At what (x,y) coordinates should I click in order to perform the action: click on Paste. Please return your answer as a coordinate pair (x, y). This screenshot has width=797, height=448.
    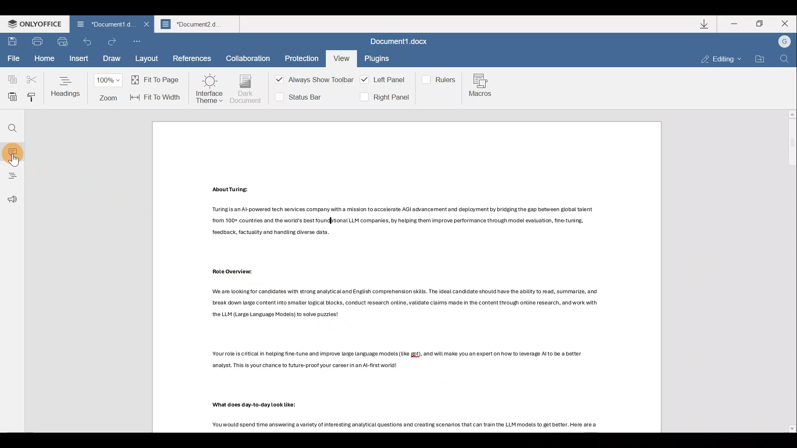
    Looking at the image, I should click on (10, 95).